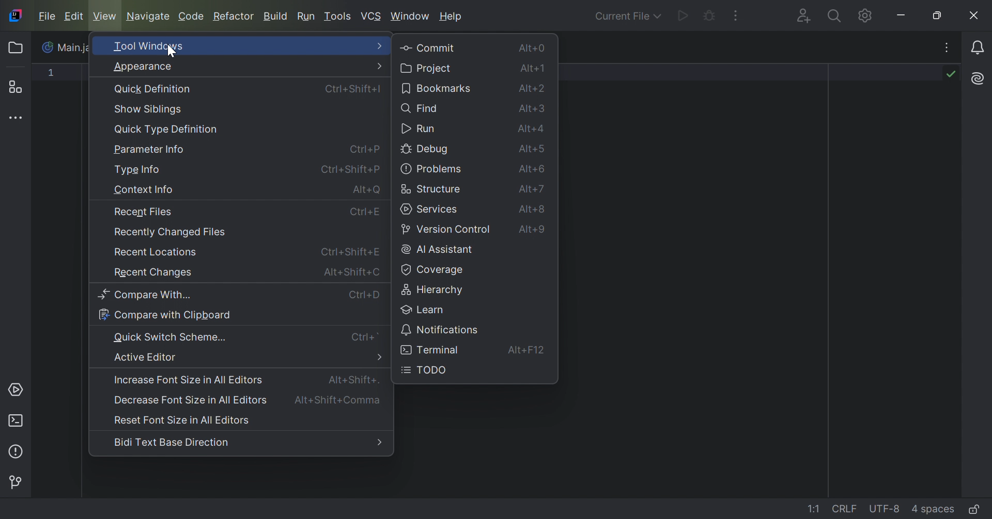 Image resolution: width=992 pixels, height=519 pixels. I want to click on Cursor, so click(171, 52).